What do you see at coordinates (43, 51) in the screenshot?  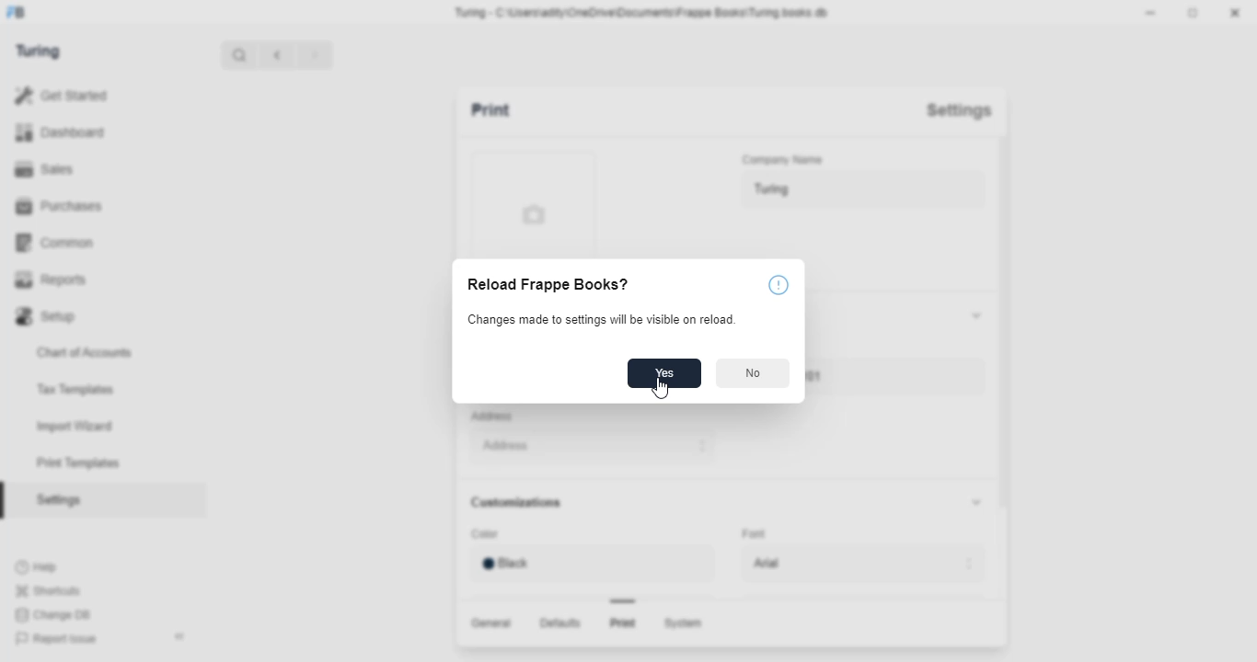 I see `Turing` at bounding box center [43, 51].